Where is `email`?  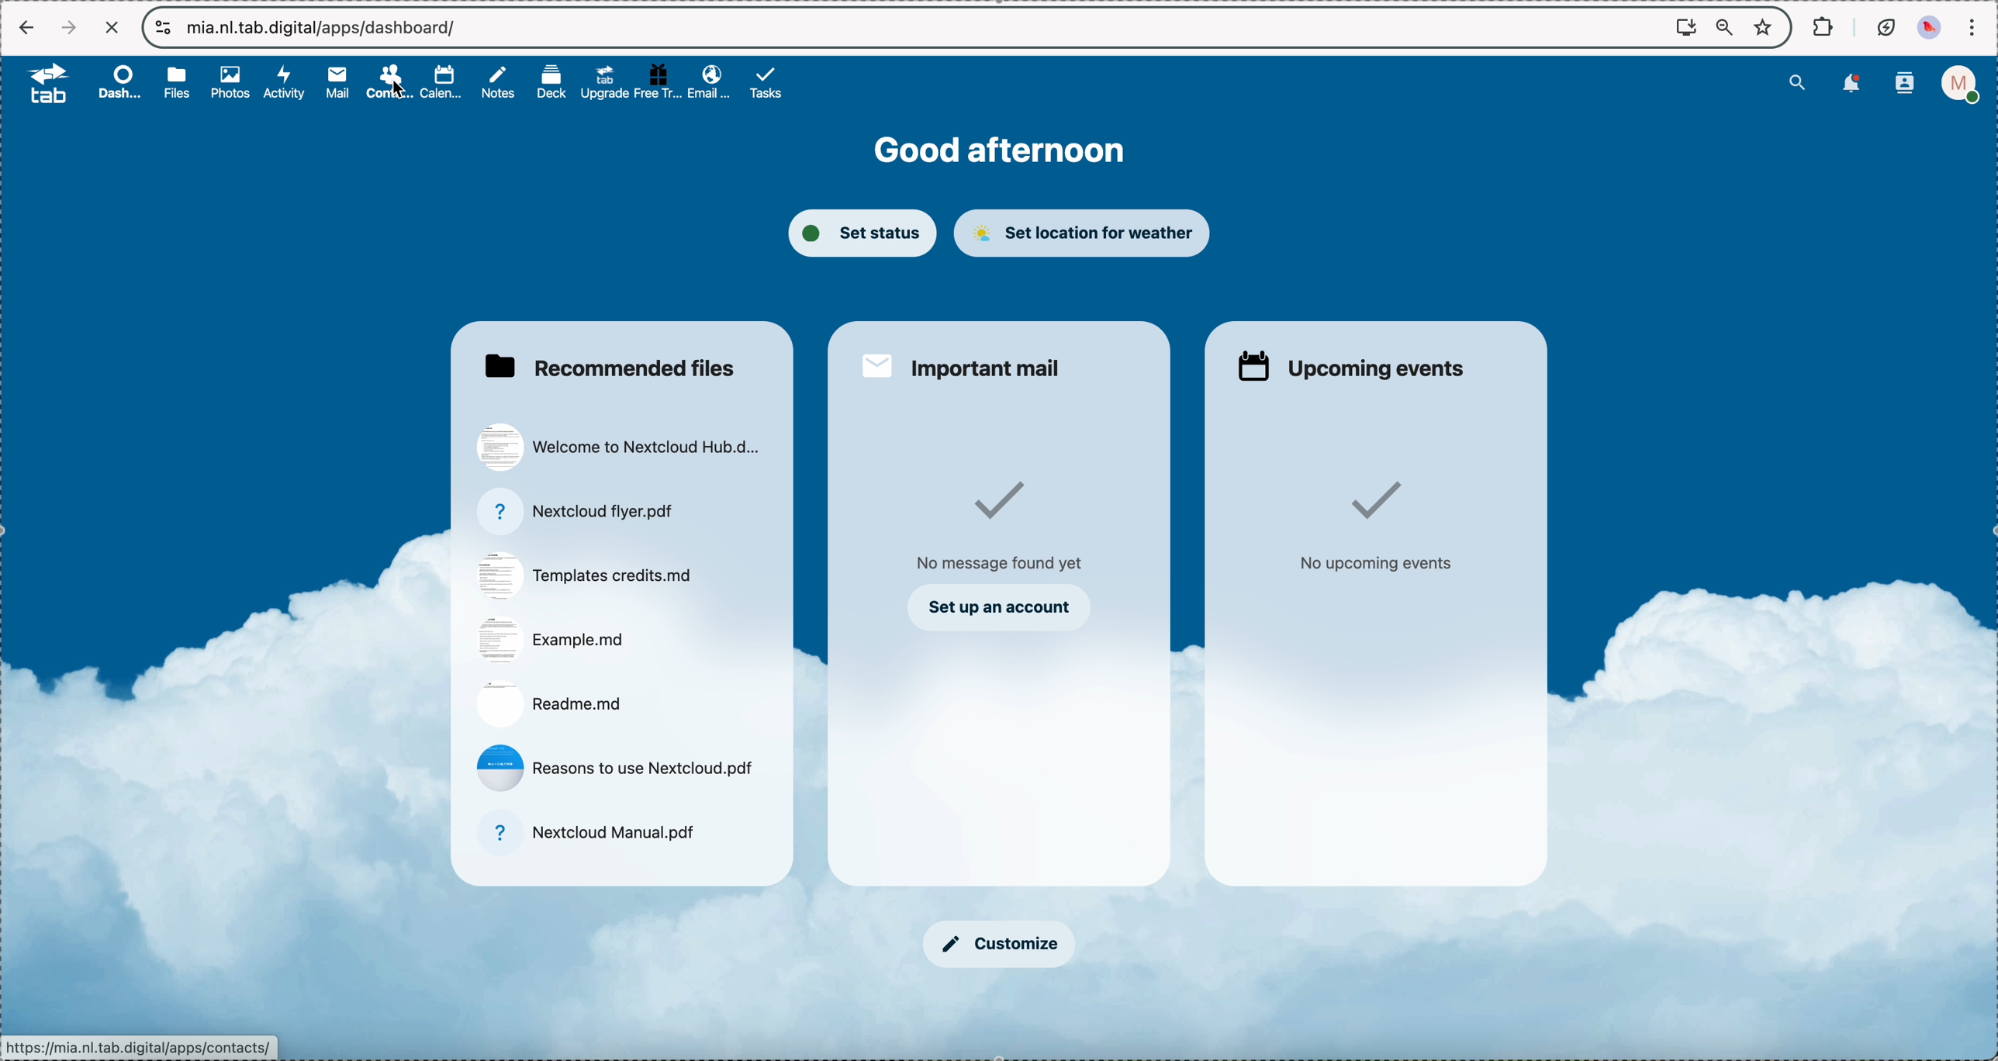
email is located at coordinates (707, 82).